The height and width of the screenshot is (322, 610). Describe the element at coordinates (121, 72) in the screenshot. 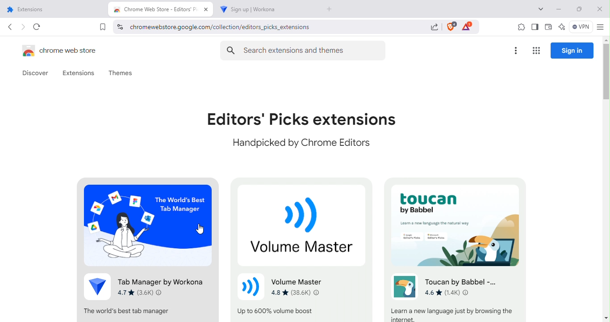

I see `Themes` at that location.